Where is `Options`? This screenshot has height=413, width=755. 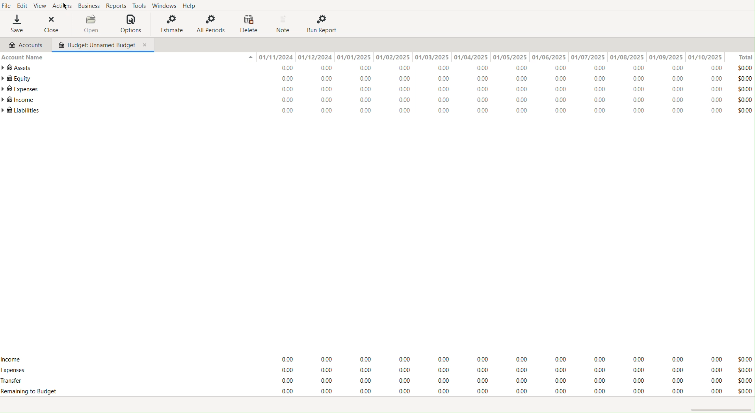 Options is located at coordinates (129, 24).